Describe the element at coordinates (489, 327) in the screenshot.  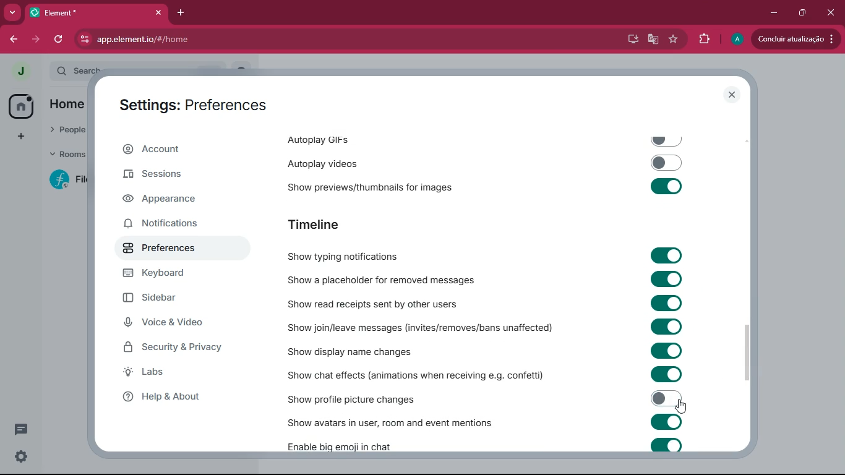
I see `Show join/leave messages (invites/removes/bans unaffected)` at that location.